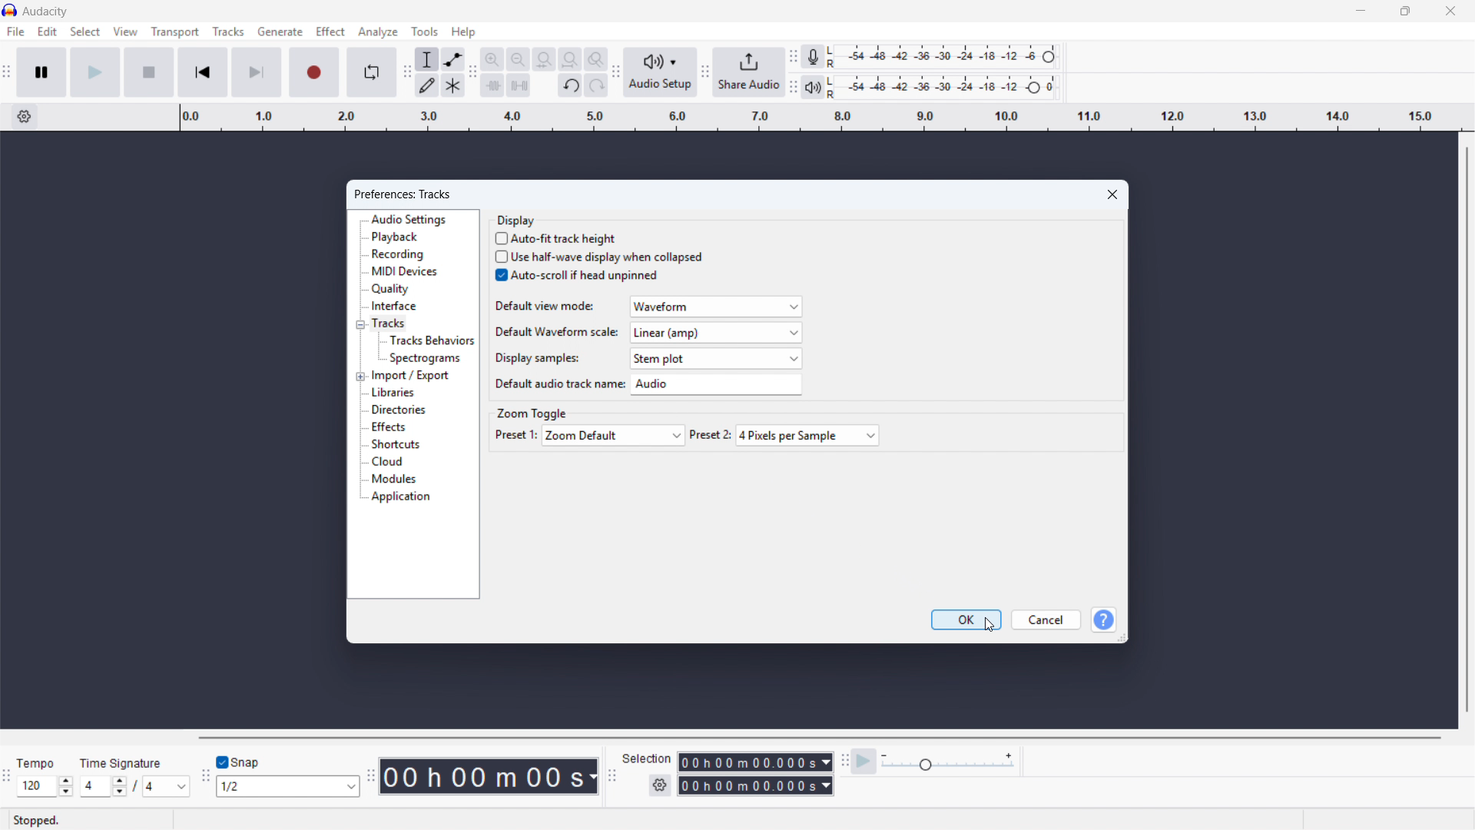  Describe the element at coordinates (570, 59) in the screenshot. I see `fit project to width` at that location.